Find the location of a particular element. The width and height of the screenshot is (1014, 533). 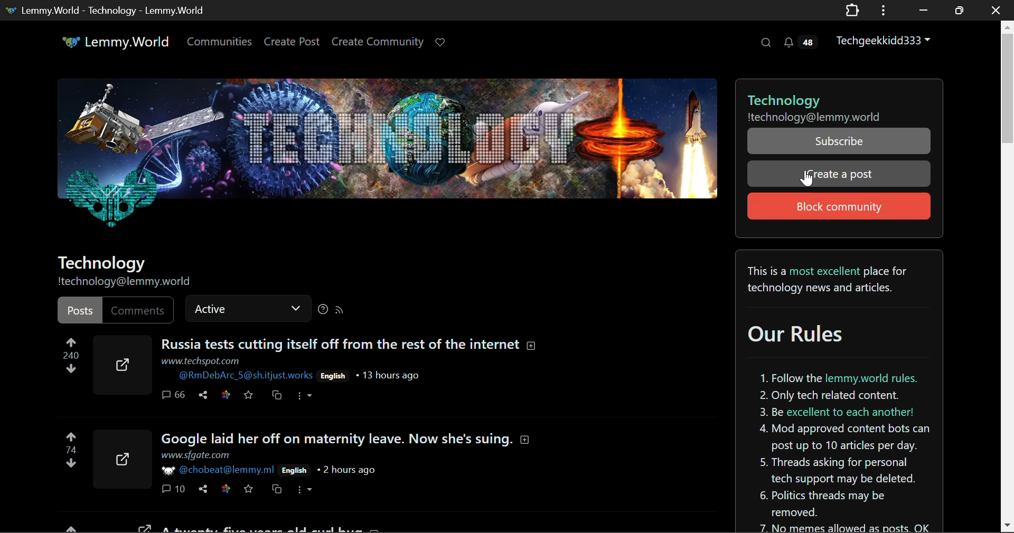

Techgeekkidd333 is located at coordinates (888, 40).